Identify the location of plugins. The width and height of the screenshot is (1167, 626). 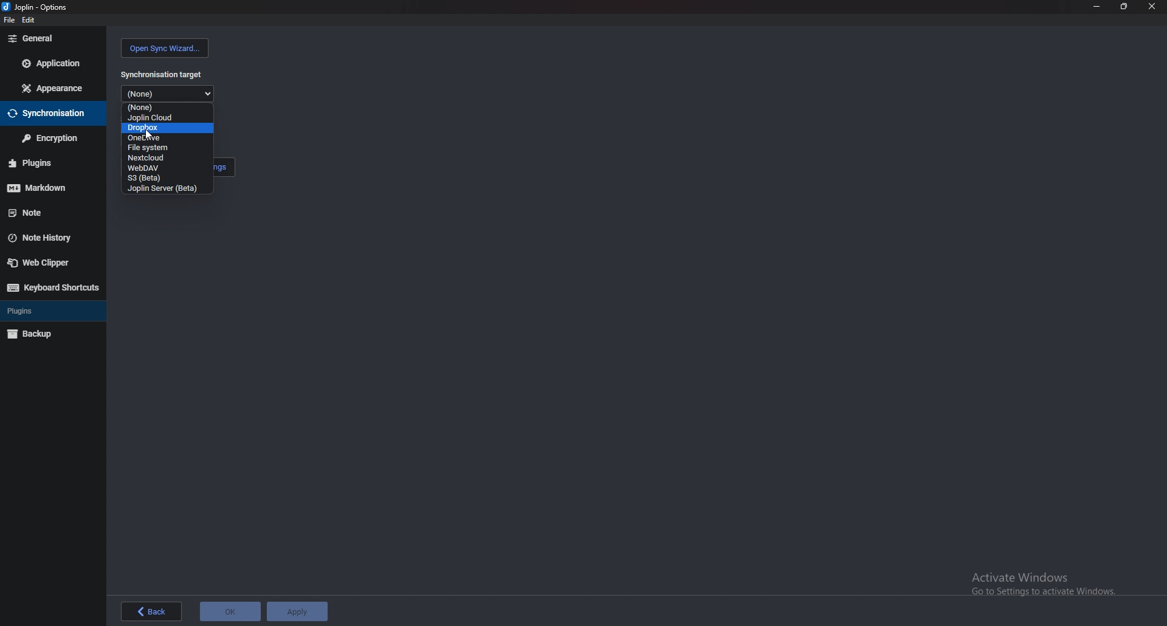
(31, 312).